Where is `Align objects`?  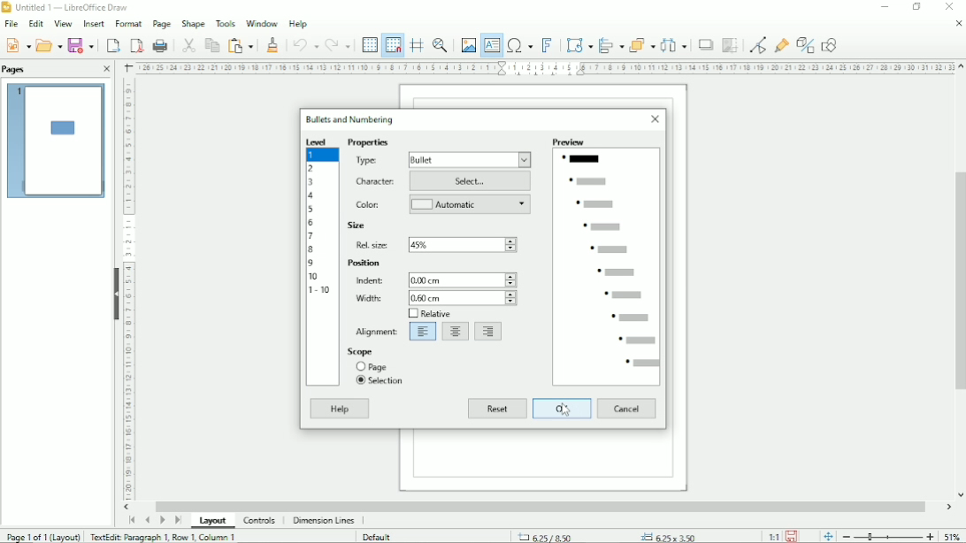 Align objects is located at coordinates (610, 43).